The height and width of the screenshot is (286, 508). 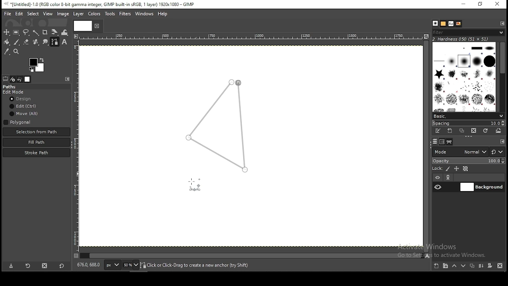 What do you see at coordinates (437, 168) in the screenshot?
I see `lock` at bounding box center [437, 168].